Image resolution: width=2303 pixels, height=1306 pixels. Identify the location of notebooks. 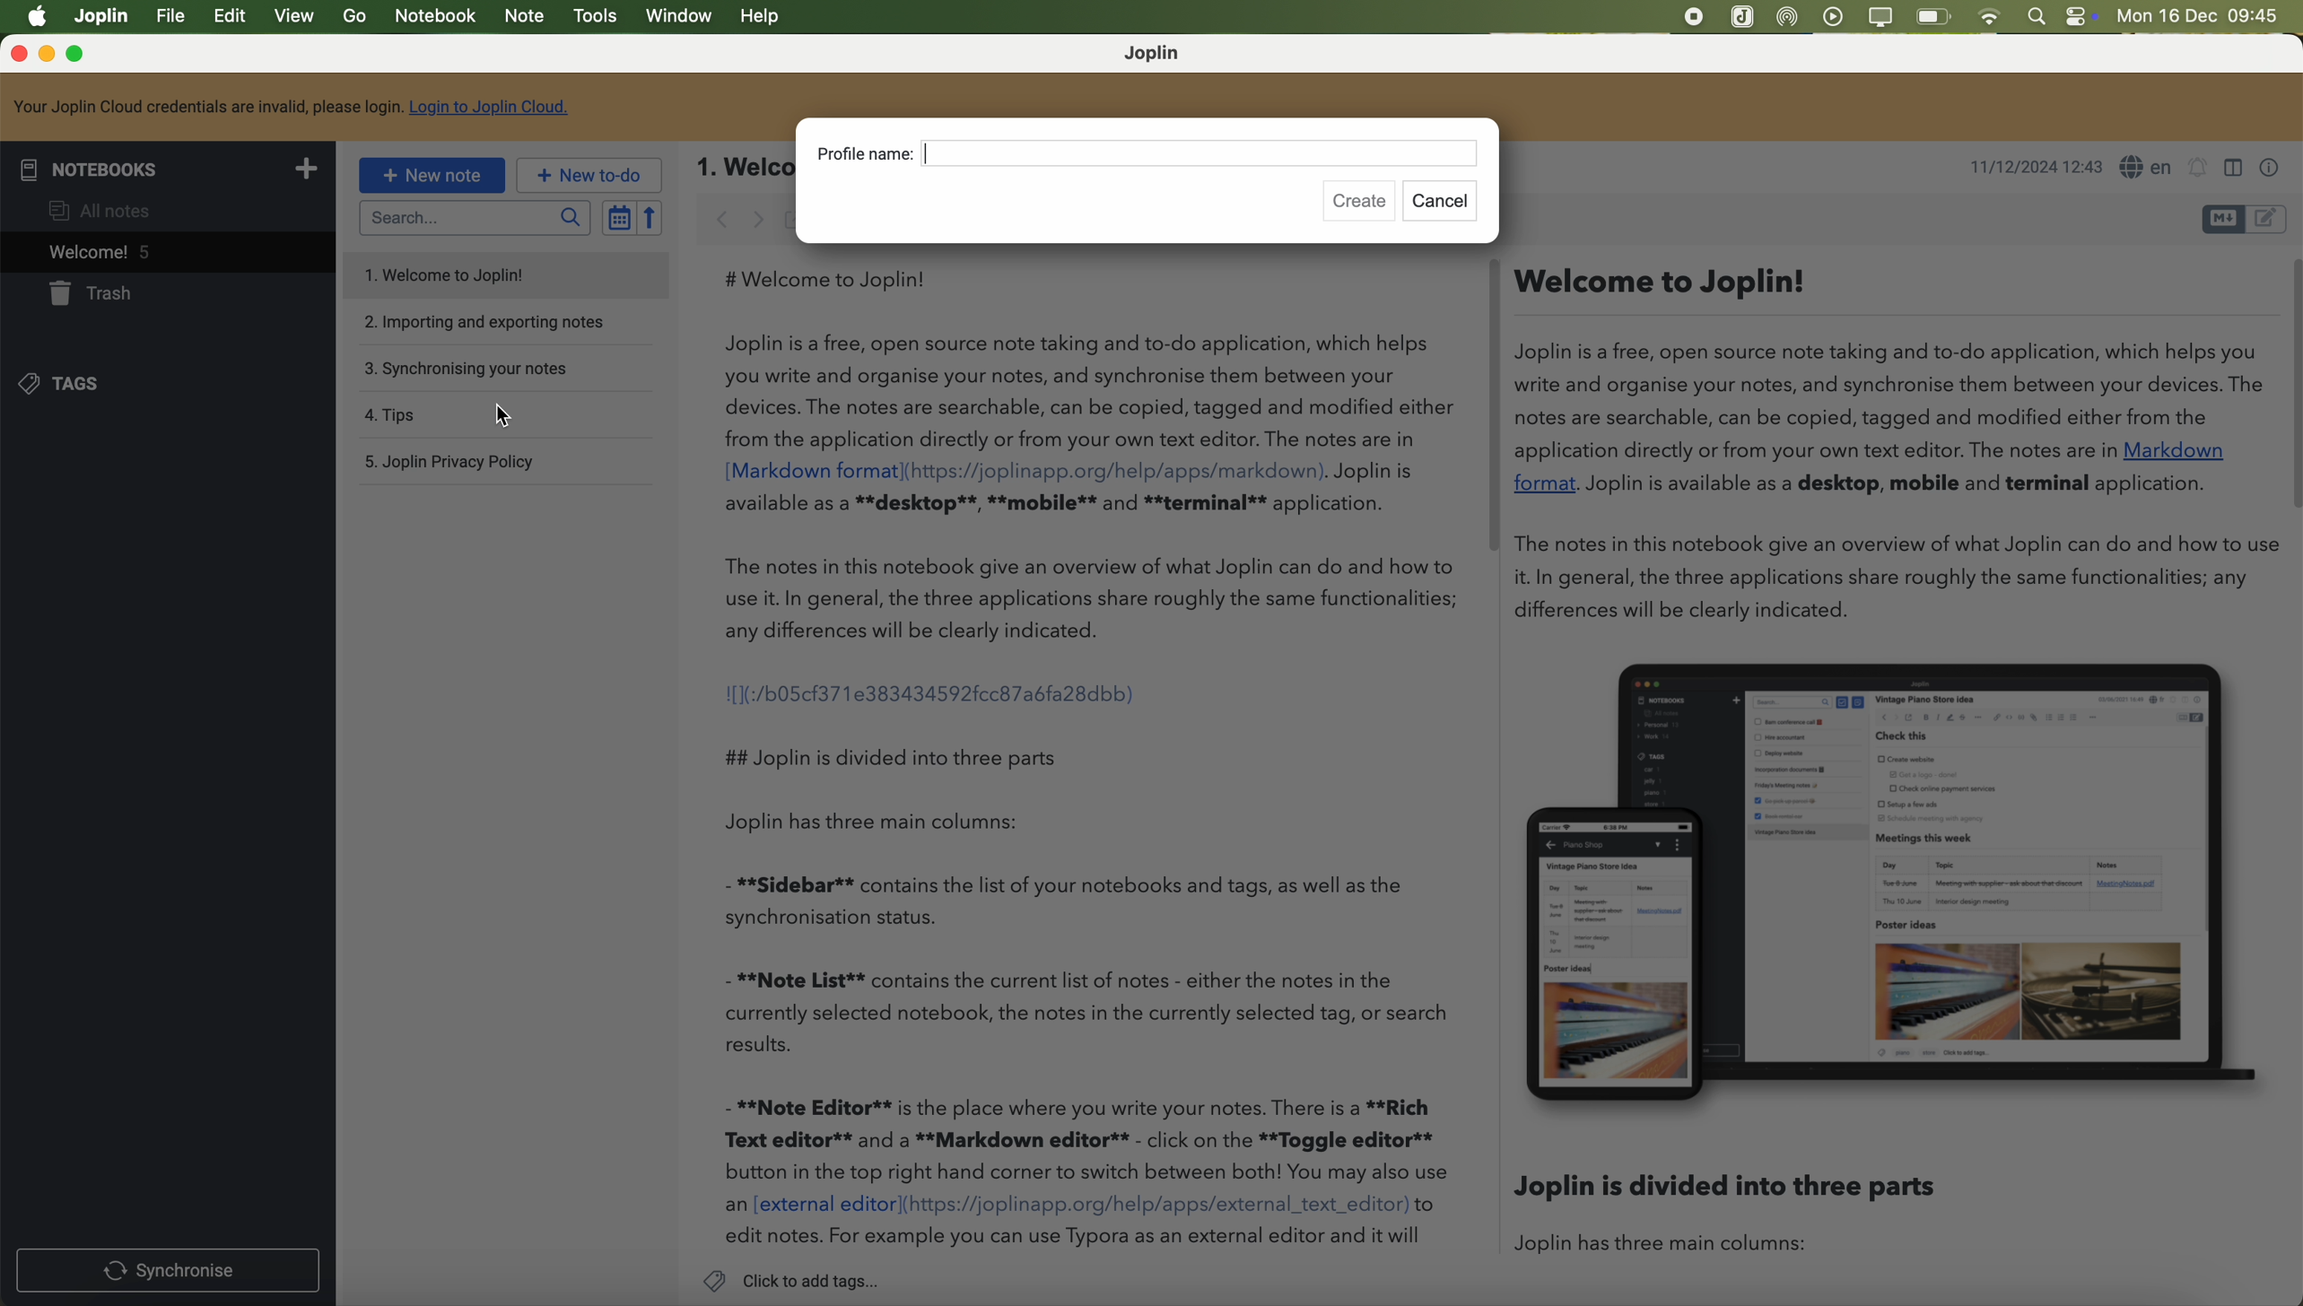
(167, 167).